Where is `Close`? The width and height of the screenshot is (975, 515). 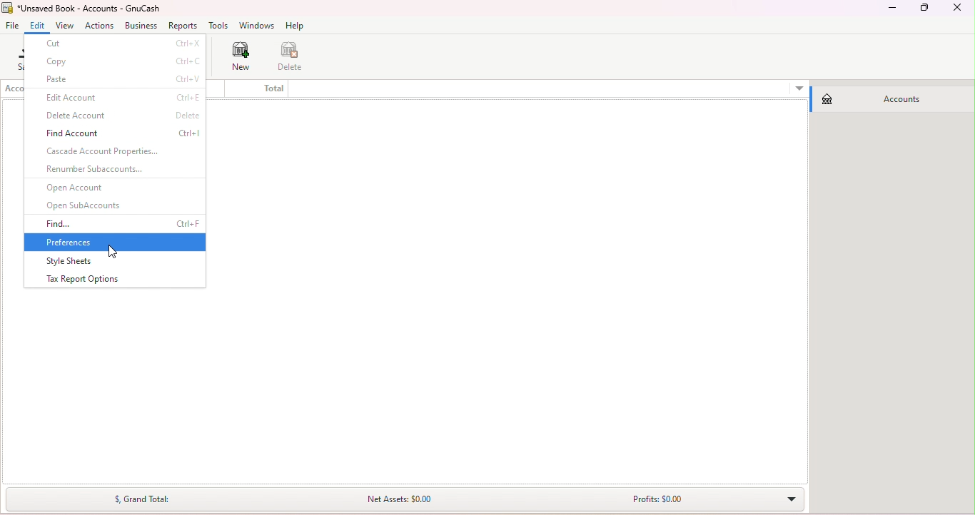 Close is located at coordinates (957, 9).